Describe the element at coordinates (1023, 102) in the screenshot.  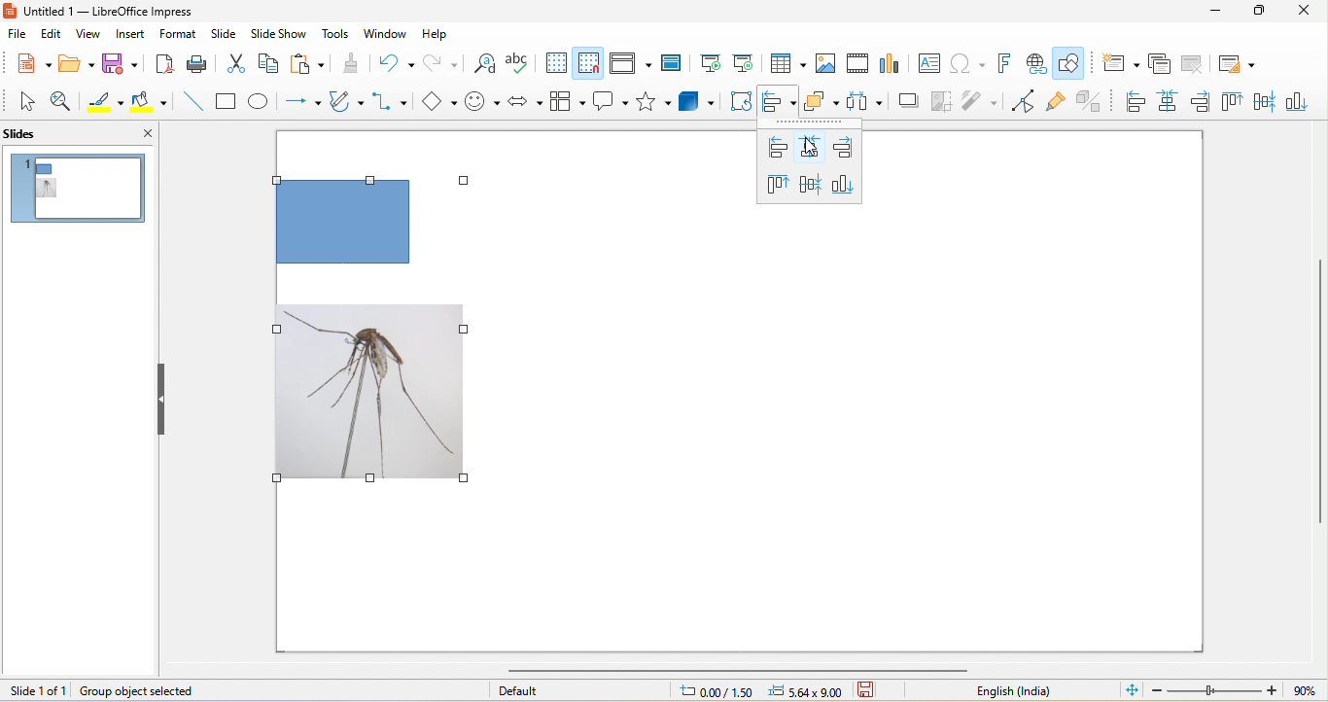
I see `point edit mode` at that location.